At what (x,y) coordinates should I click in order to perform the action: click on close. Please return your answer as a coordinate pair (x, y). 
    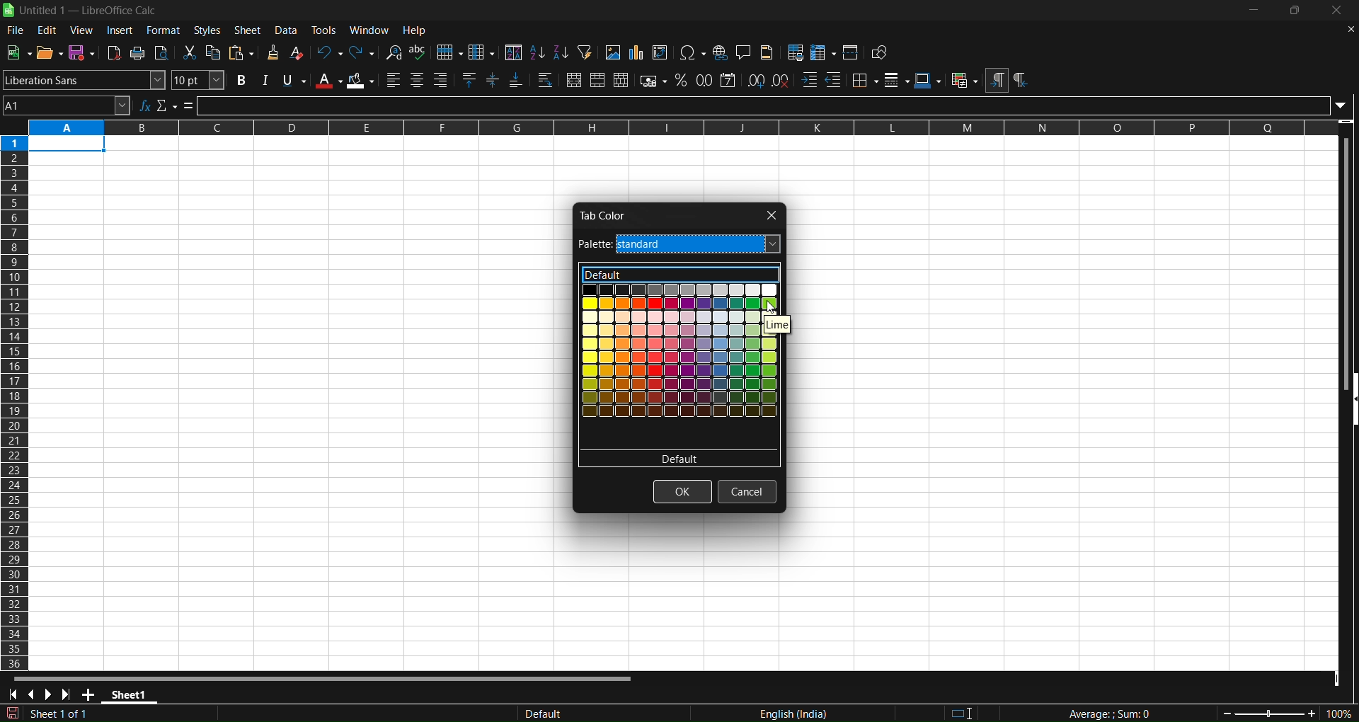
    Looking at the image, I should click on (1338, 11).